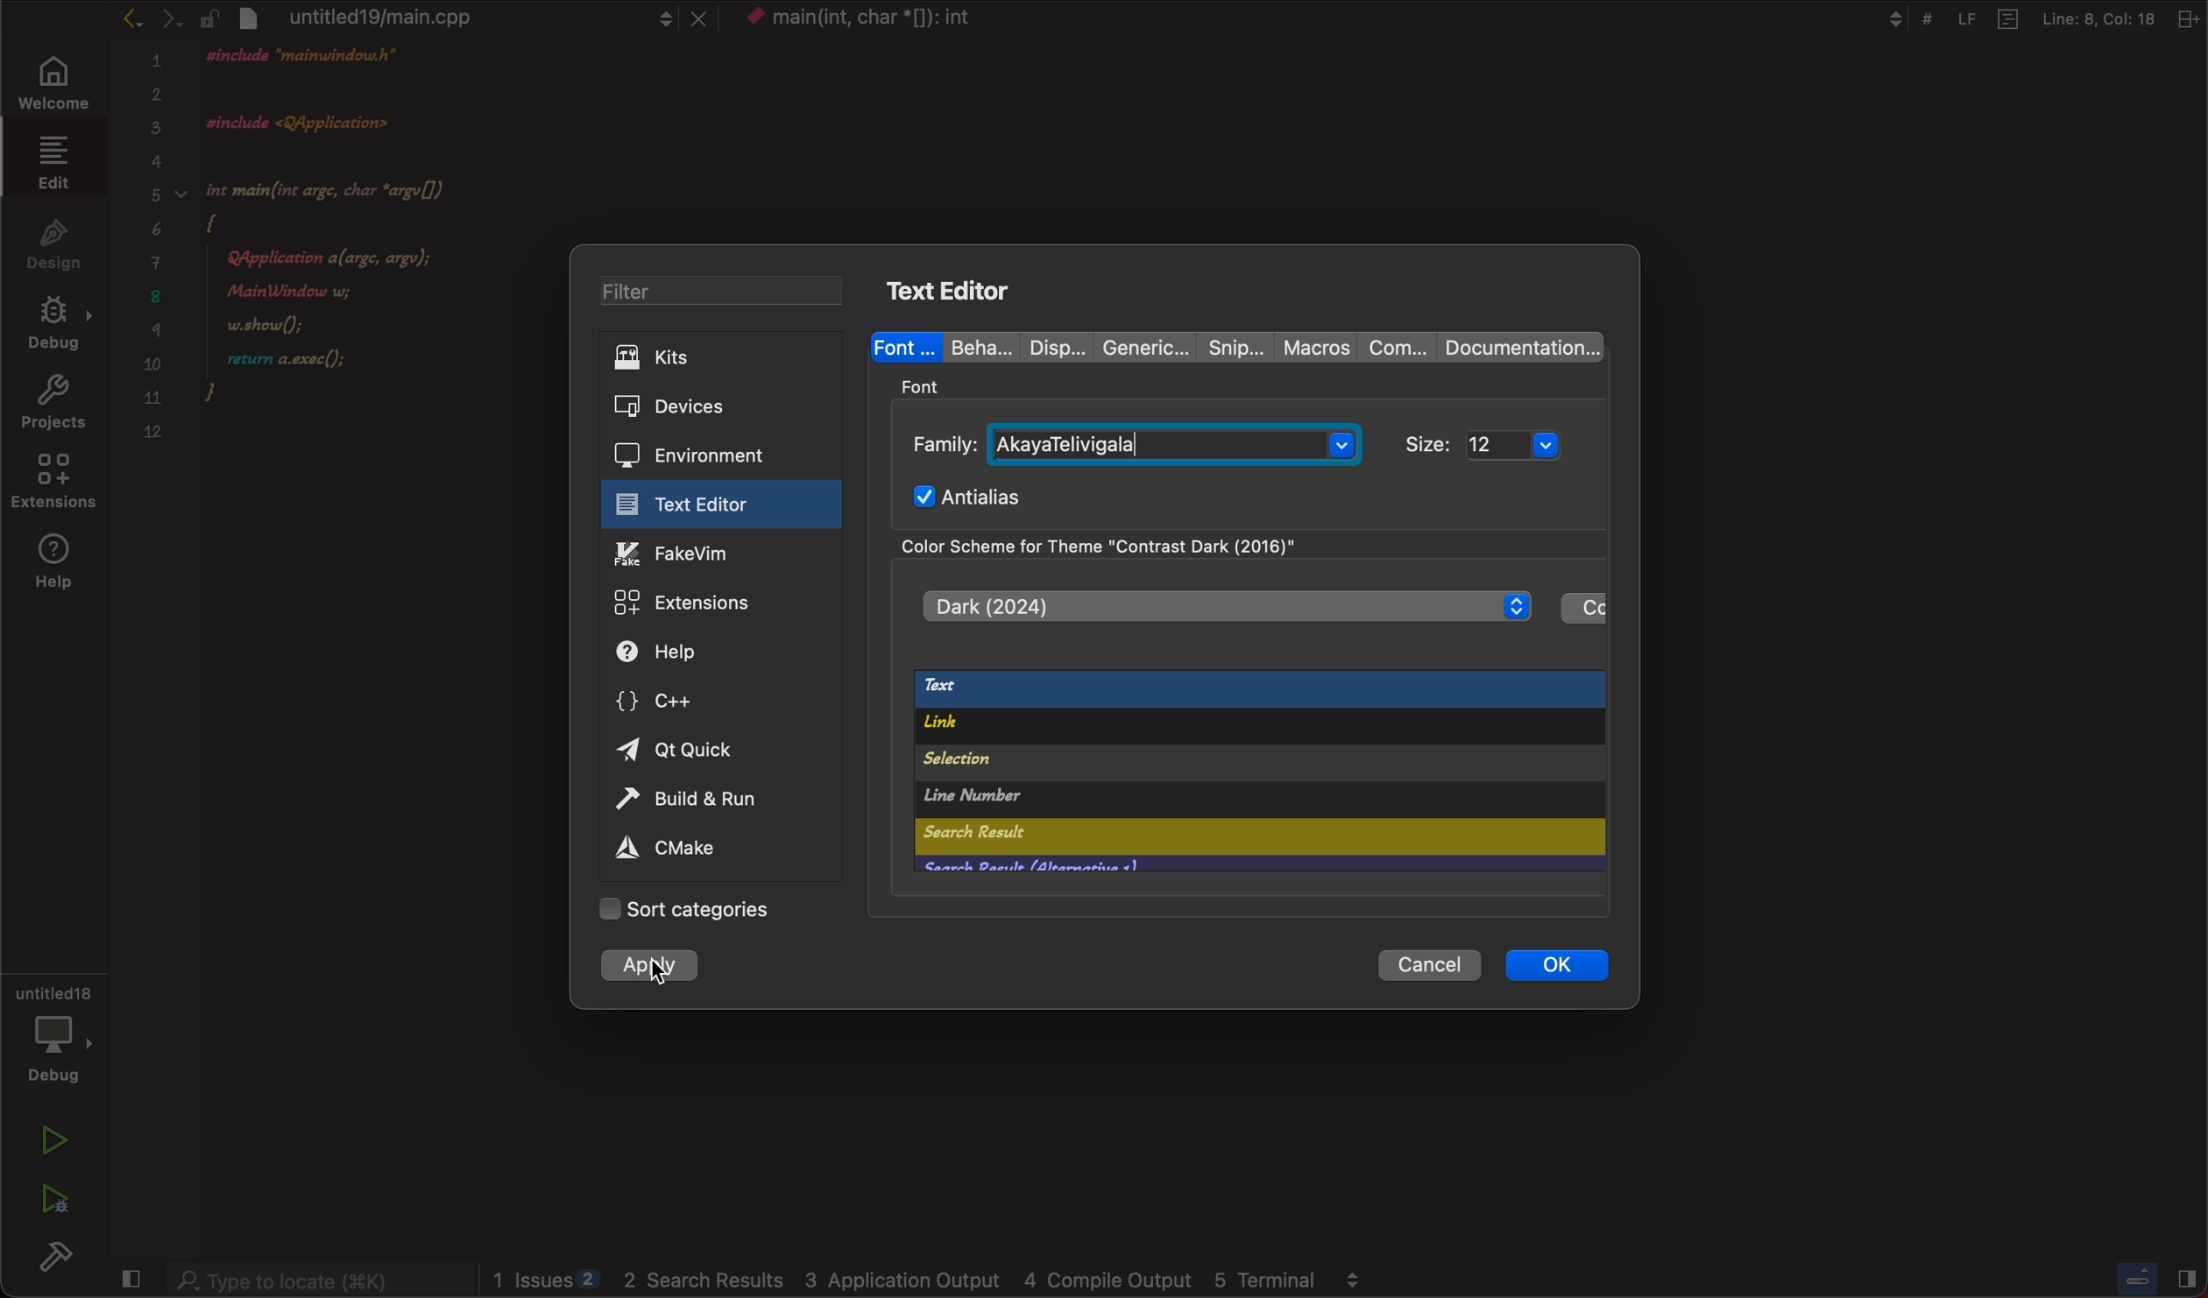 The width and height of the screenshot is (2208, 1298). What do you see at coordinates (1185, 763) in the screenshot?
I see `selection` at bounding box center [1185, 763].